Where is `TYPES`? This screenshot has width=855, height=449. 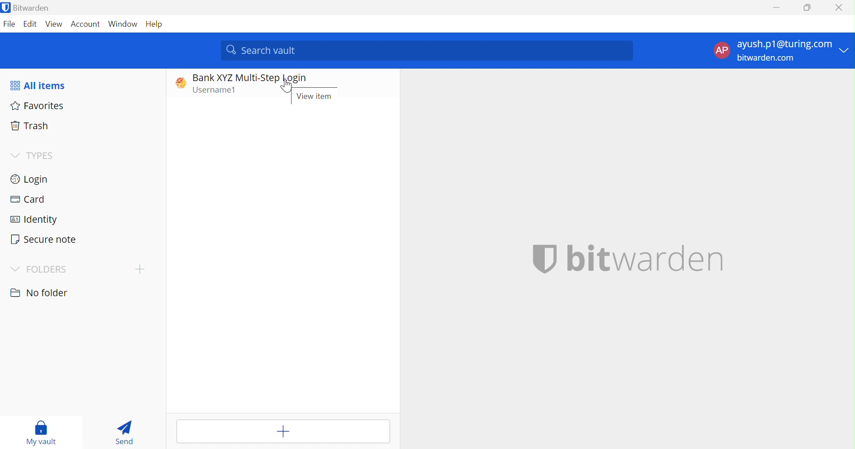 TYPES is located at coordinates (43, 155).